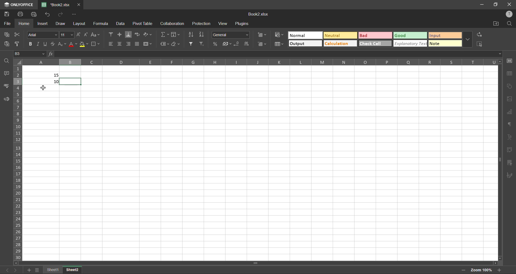  Describe the element at coordinates (509, 124) in the screenshot. I see `paragraph` at that location.